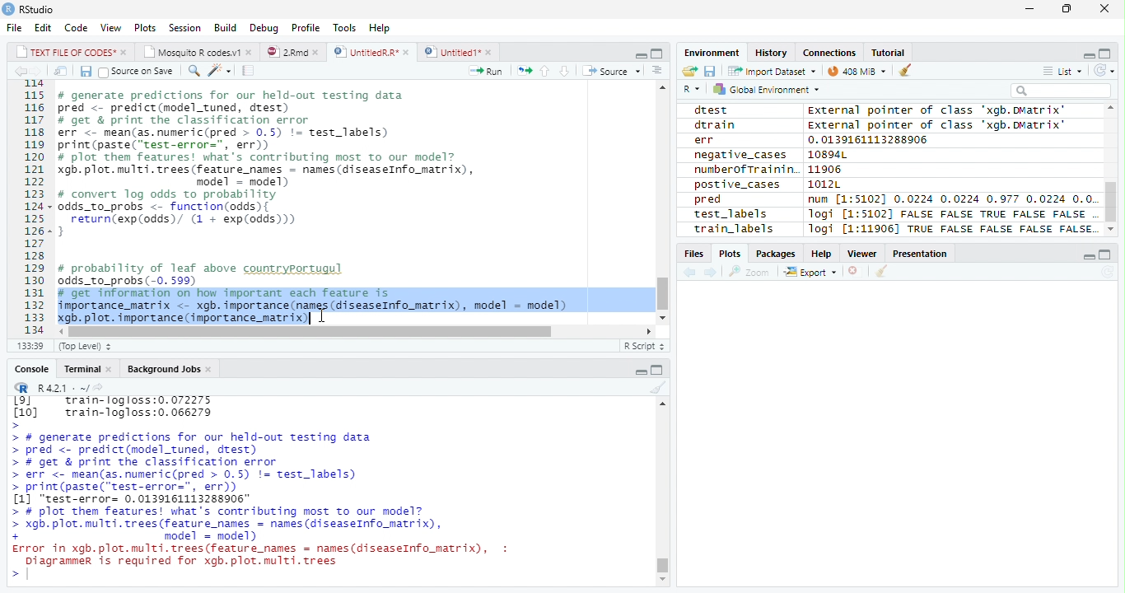  What do you see at coordinates (29, 208) in the screenshot?
I see `Row Number` at bounding box center [29, 208].